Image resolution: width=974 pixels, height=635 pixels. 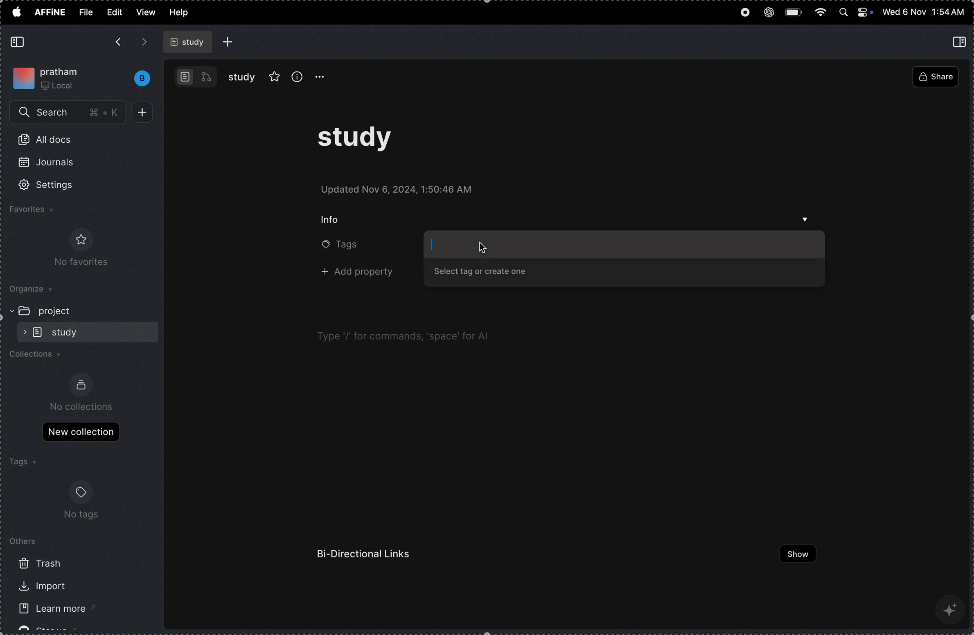 What do you see at coordinates (81, 385) in the screenshot?
I see `collection logo` at bounding box center [81, 385].